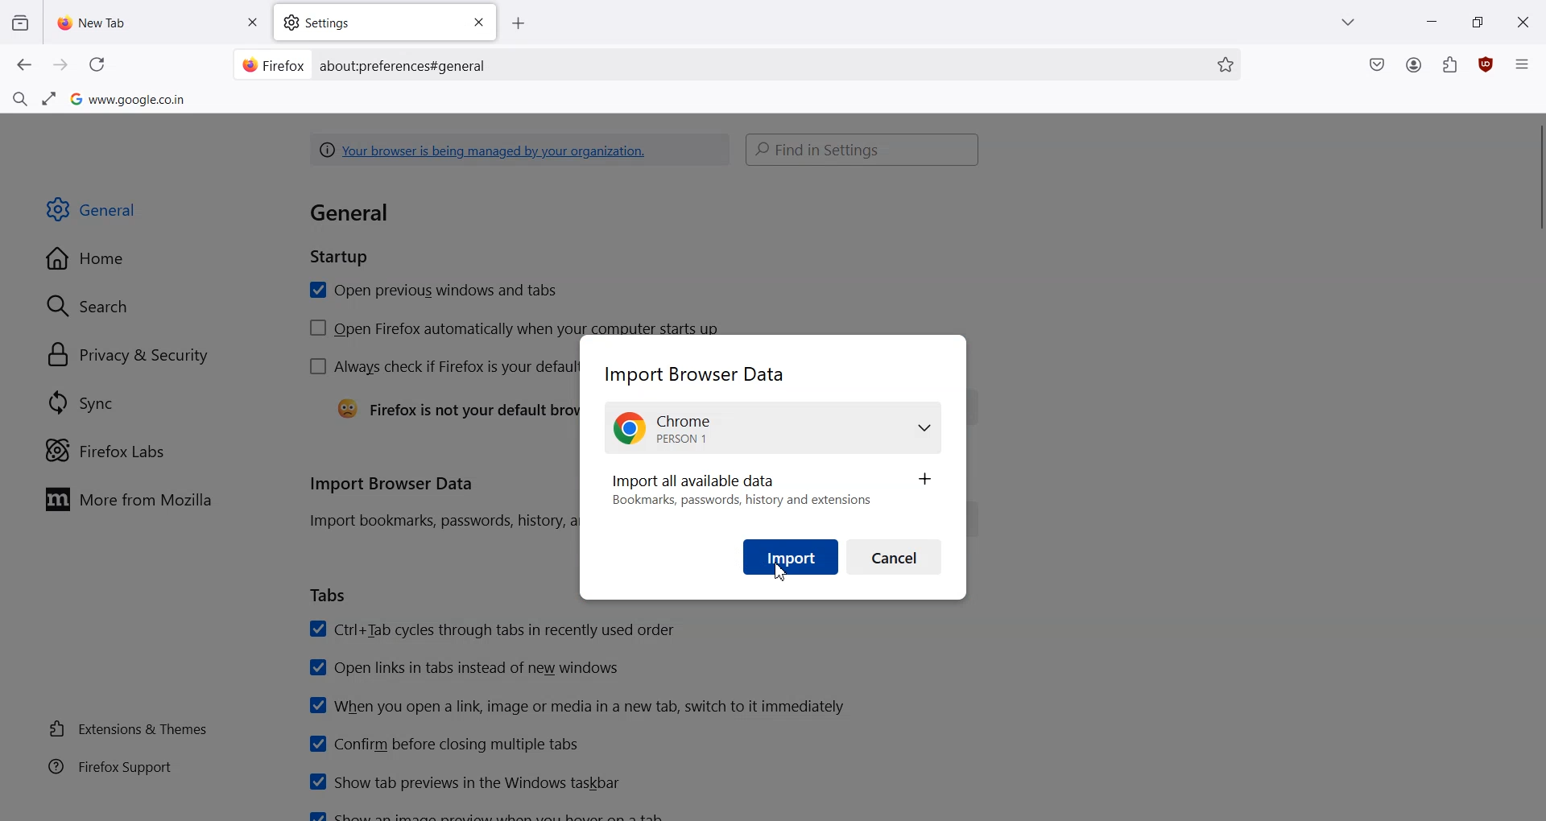 The image size is (1546, 821). I want to click on Open links in tabs instead of new windows, so click(466, 667).